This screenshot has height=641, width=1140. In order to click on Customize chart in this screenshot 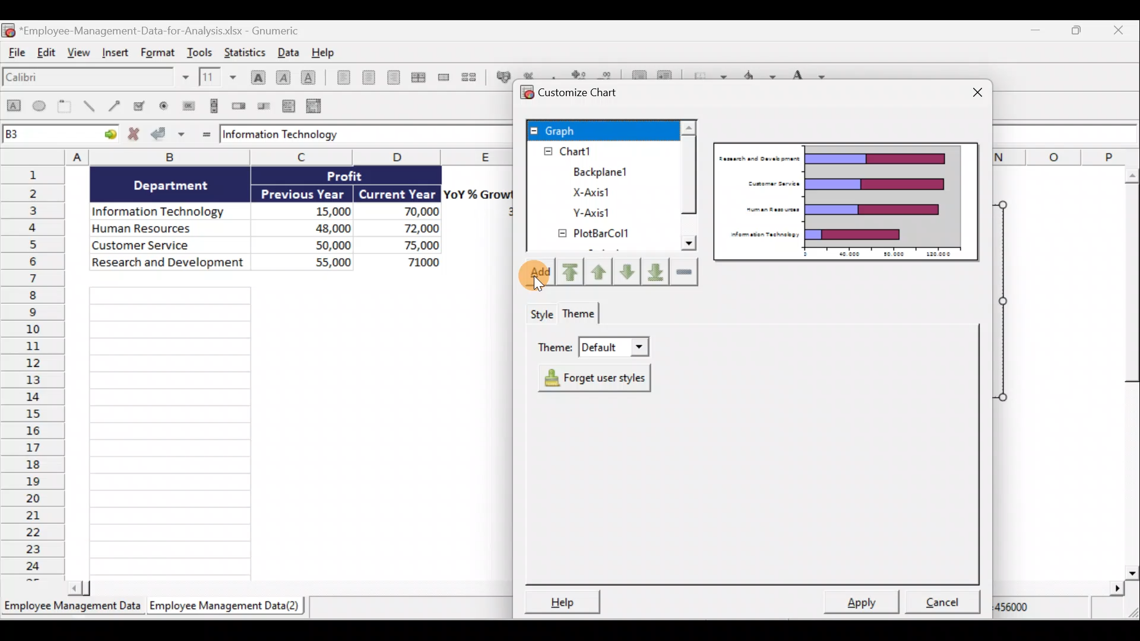, I will do `click(579, 94)`.